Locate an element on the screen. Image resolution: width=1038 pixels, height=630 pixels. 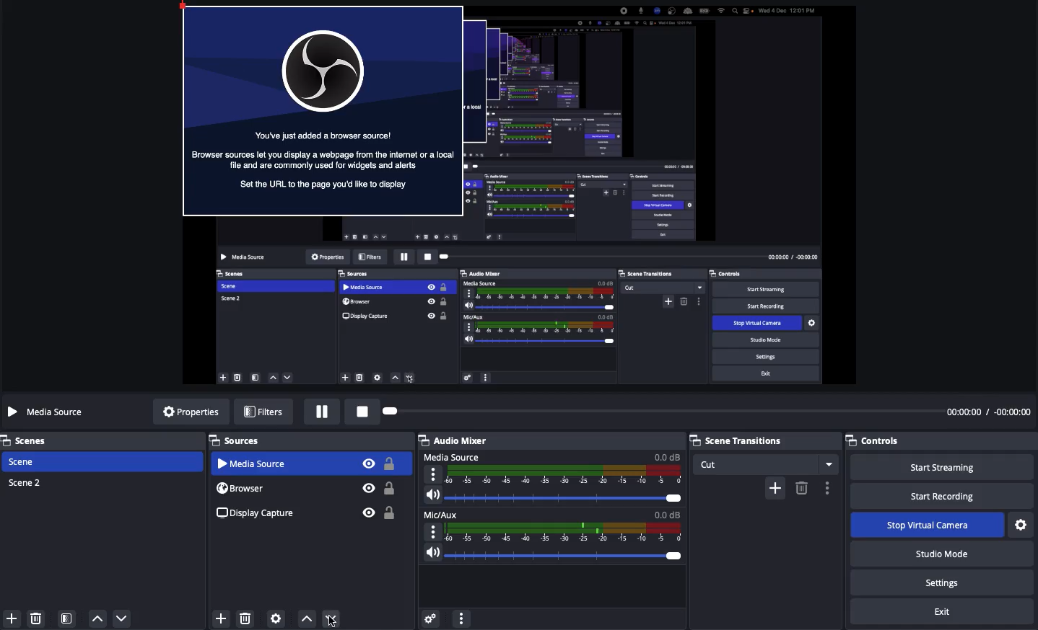
Studio mode is located at coordinates (936, 552).